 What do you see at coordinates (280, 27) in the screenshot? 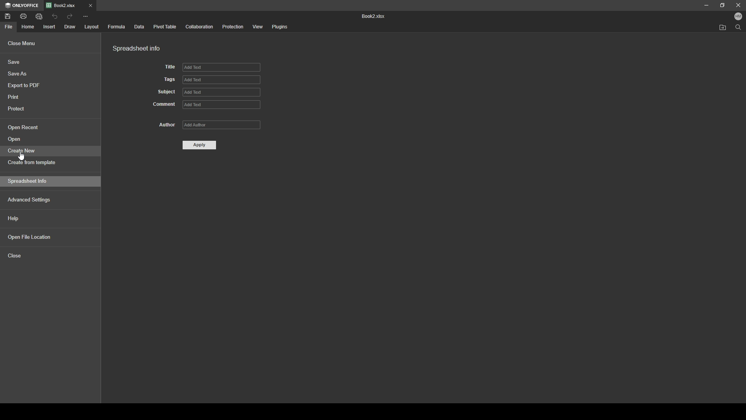
I see `plugins` at bounding box center [280, 27].